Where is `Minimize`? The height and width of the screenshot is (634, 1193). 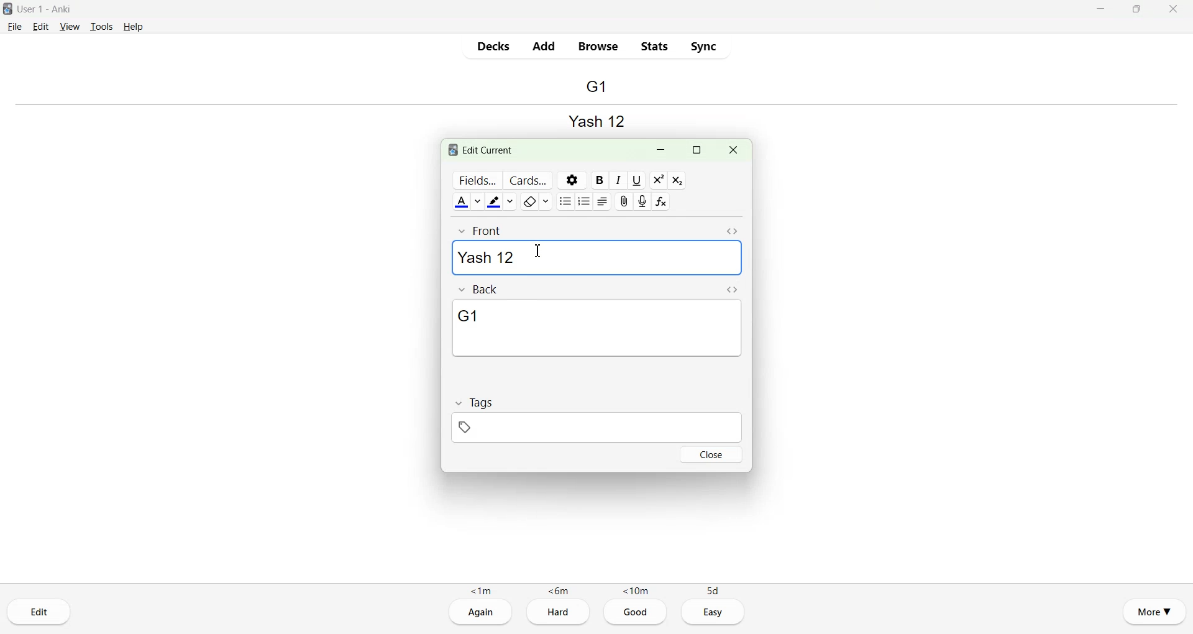 Minimize is located at coordinates (662, 150).